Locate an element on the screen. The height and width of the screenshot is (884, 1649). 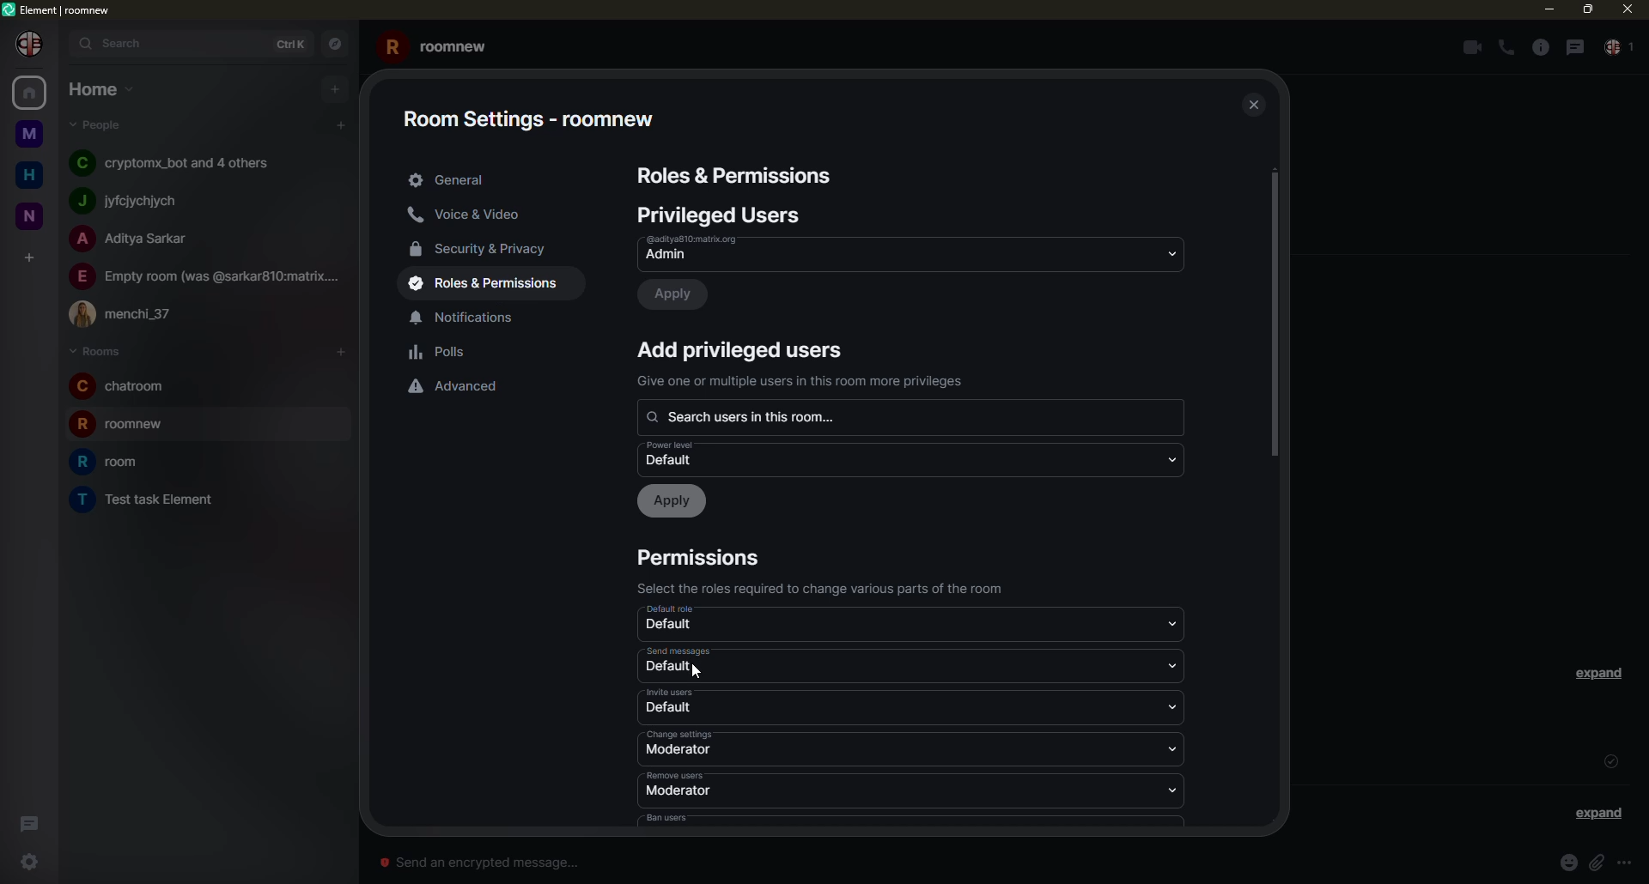
emoji is located at coordinates (1568, 862).